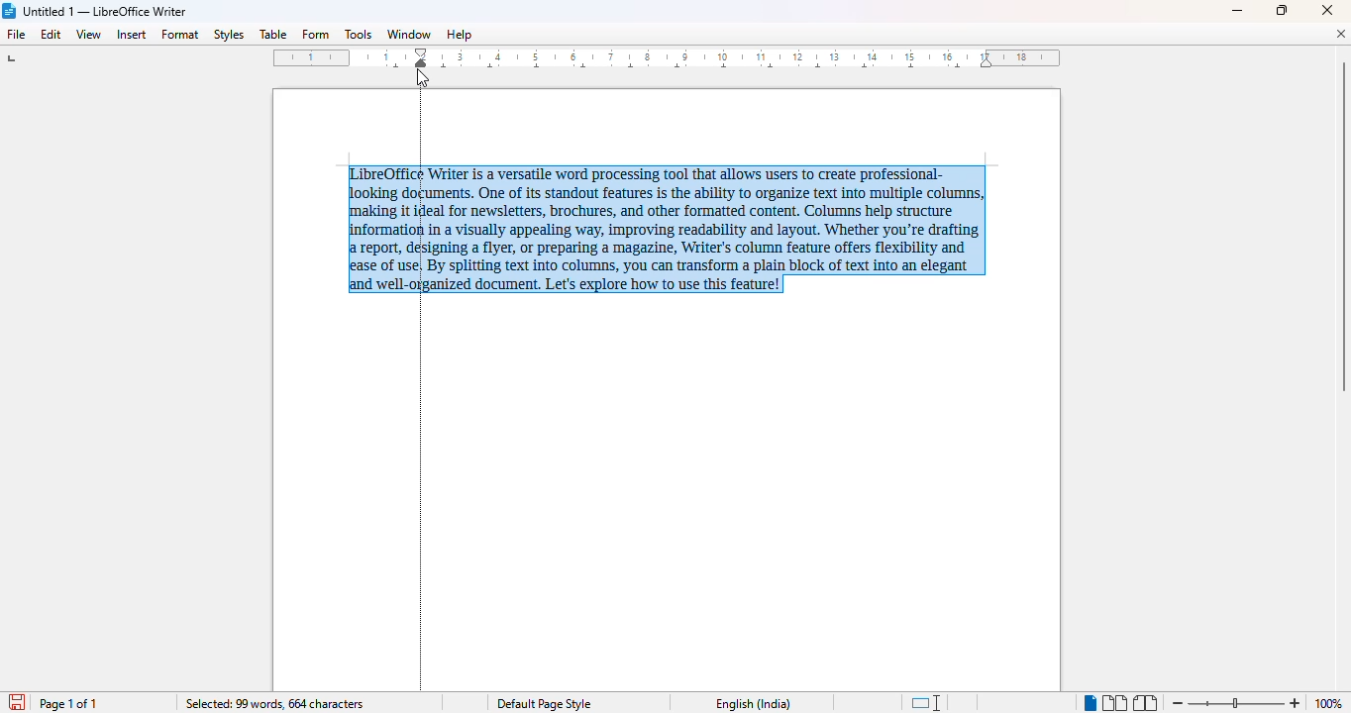 Image resolution: width=1351 pixels, height=713 pixels. I want to click on edit, so click(52, 34).